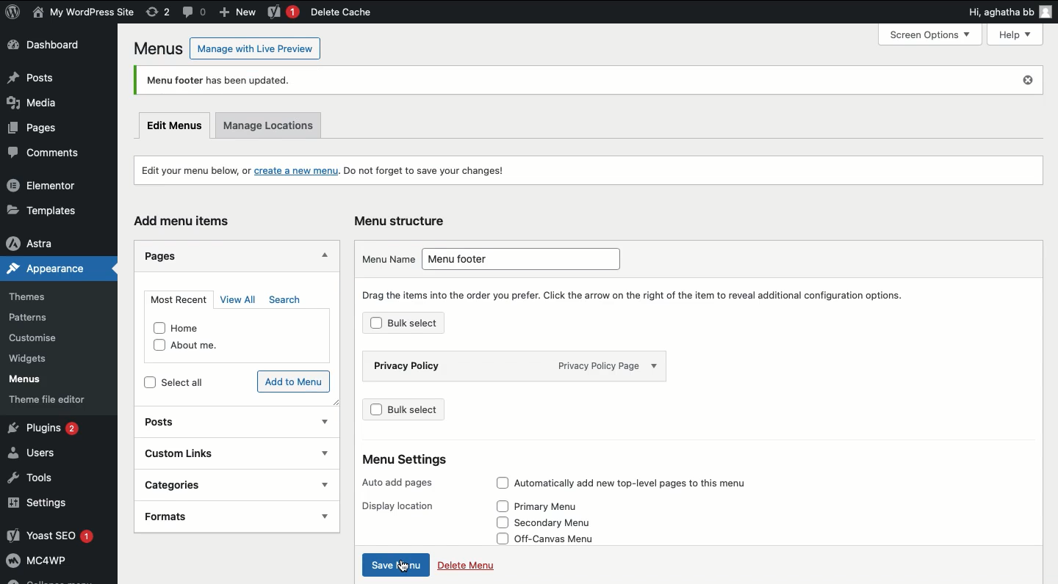 The image size is (1058, 584). What do you see at coordinates (565, 506) in the screenshot?
I see ` Primary Menu` at bounding box center [565, 506].